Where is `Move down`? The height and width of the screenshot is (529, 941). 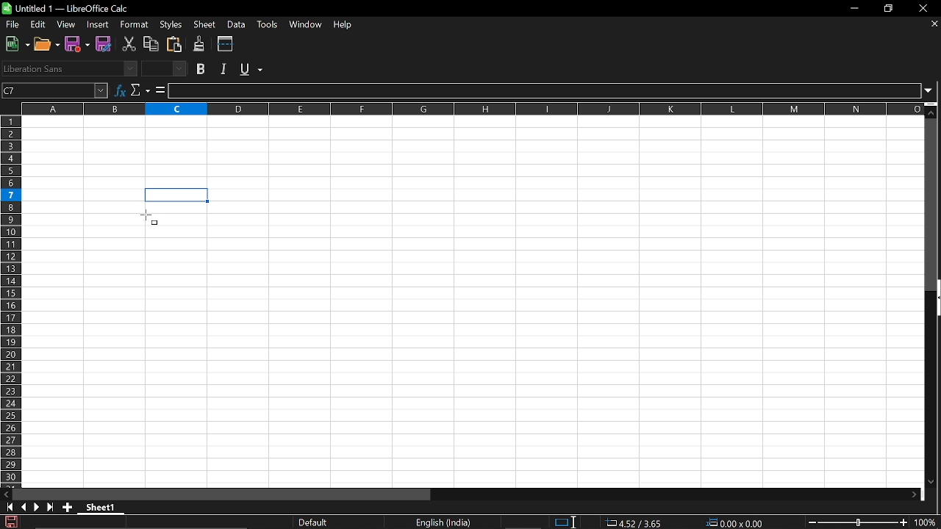
Move down is located at coordinates (933, 109).